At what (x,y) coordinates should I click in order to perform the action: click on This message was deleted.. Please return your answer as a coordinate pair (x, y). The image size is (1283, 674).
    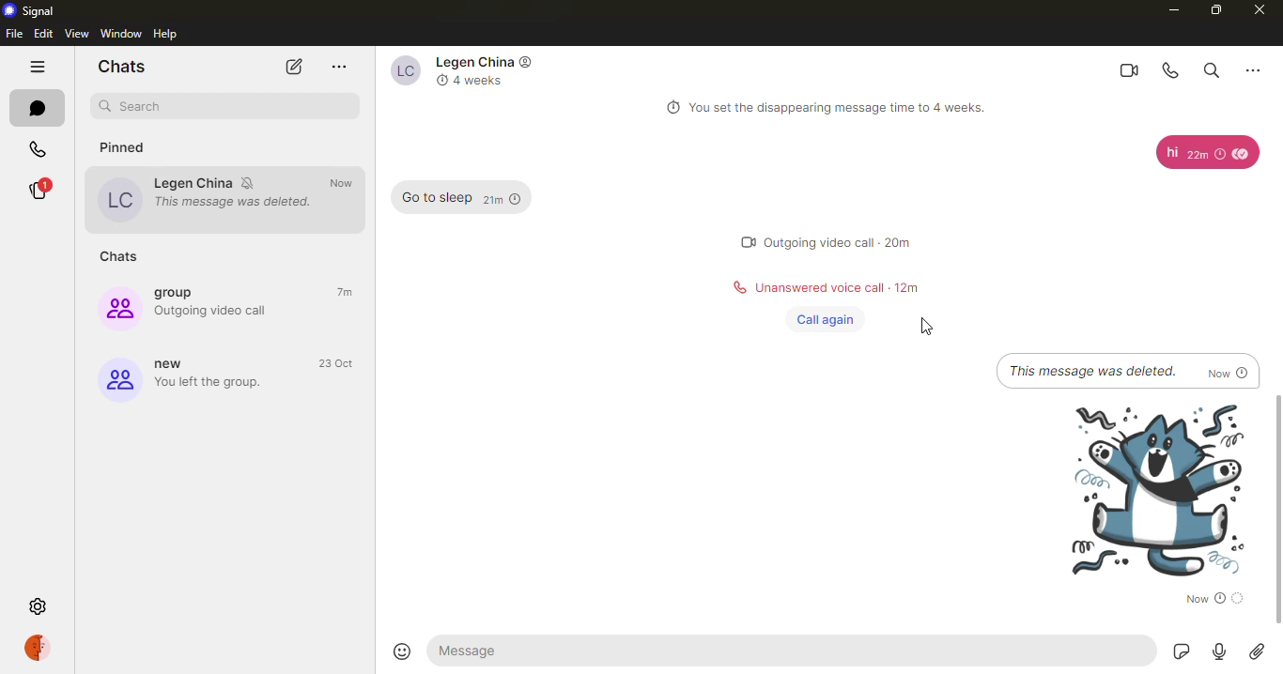
    Looking at the image, I should click on (237, 203).